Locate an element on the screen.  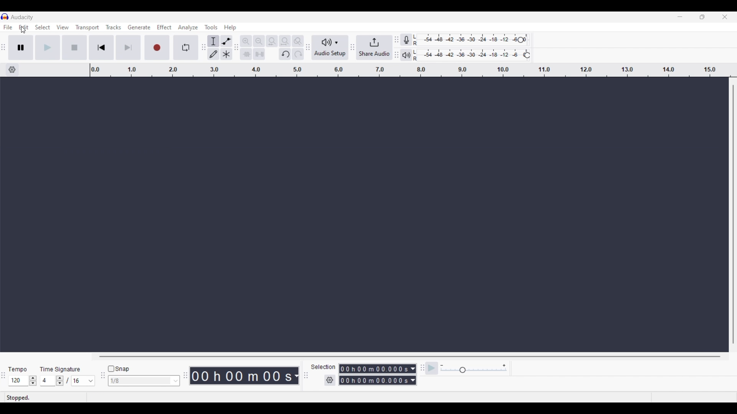
Skip to start/Select to start is located at coordinates (101, 47).